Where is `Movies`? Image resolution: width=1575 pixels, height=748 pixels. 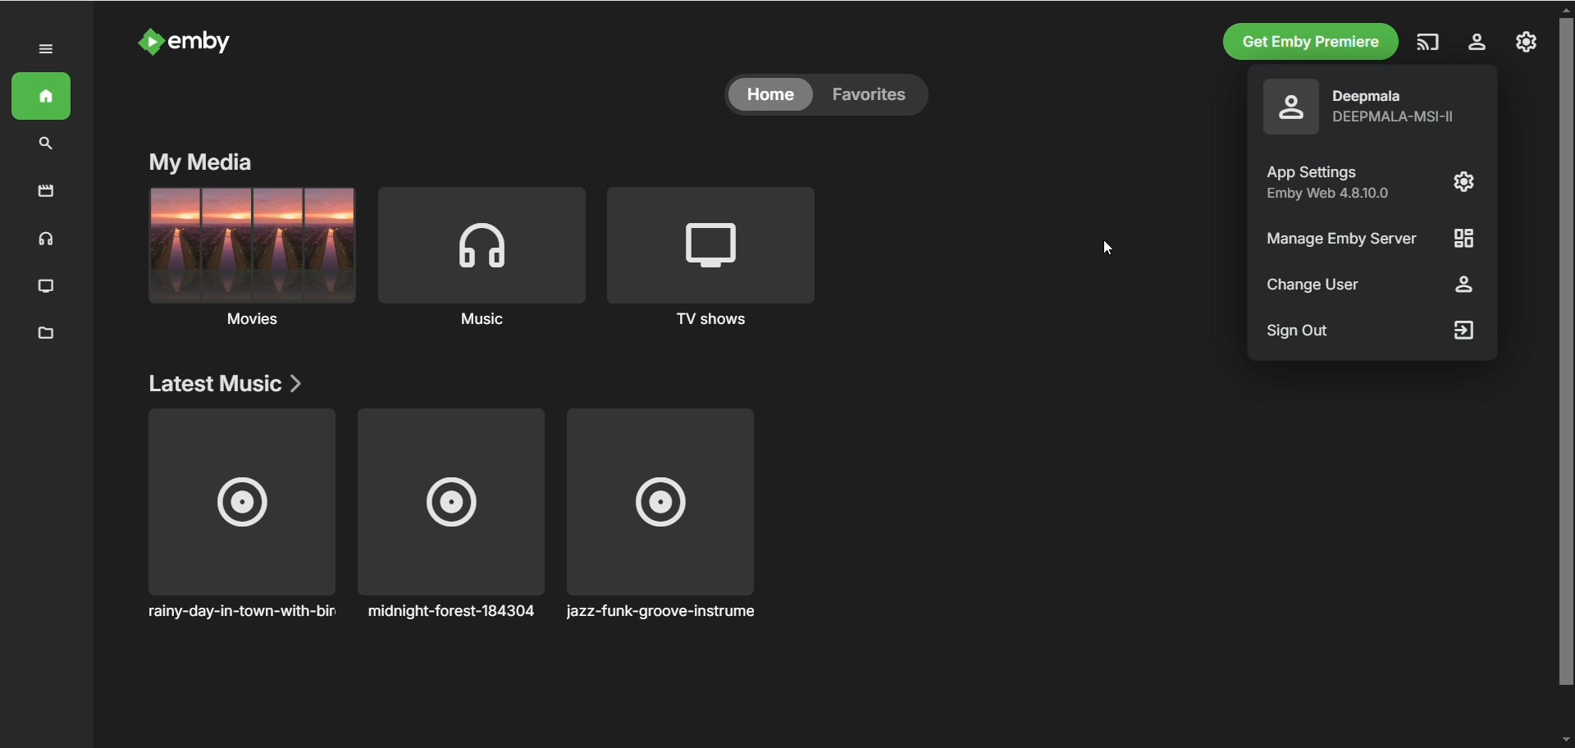 Movies is located at coordinates (254, 323).